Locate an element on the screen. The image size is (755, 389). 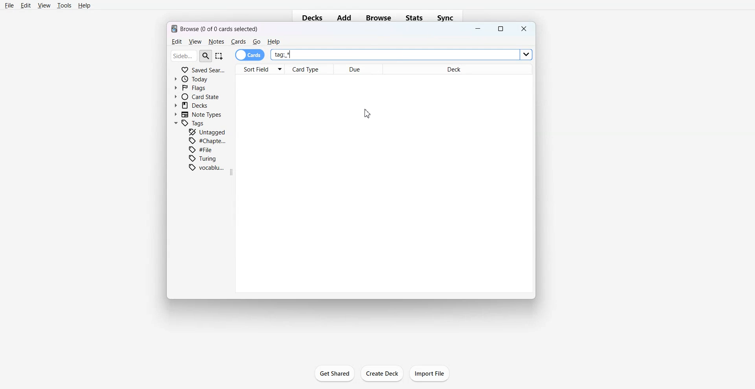
Deck is located at coordinates (457, 69).